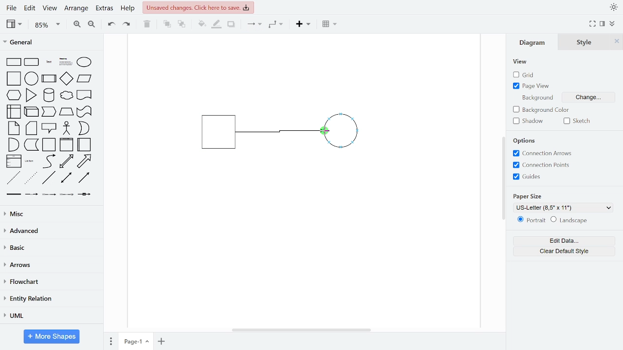 This screenshot has height=350, width=623. What do you see at coordinates (32, 128) in the screenshot?
I see `card` at bounding box center [32, 128].